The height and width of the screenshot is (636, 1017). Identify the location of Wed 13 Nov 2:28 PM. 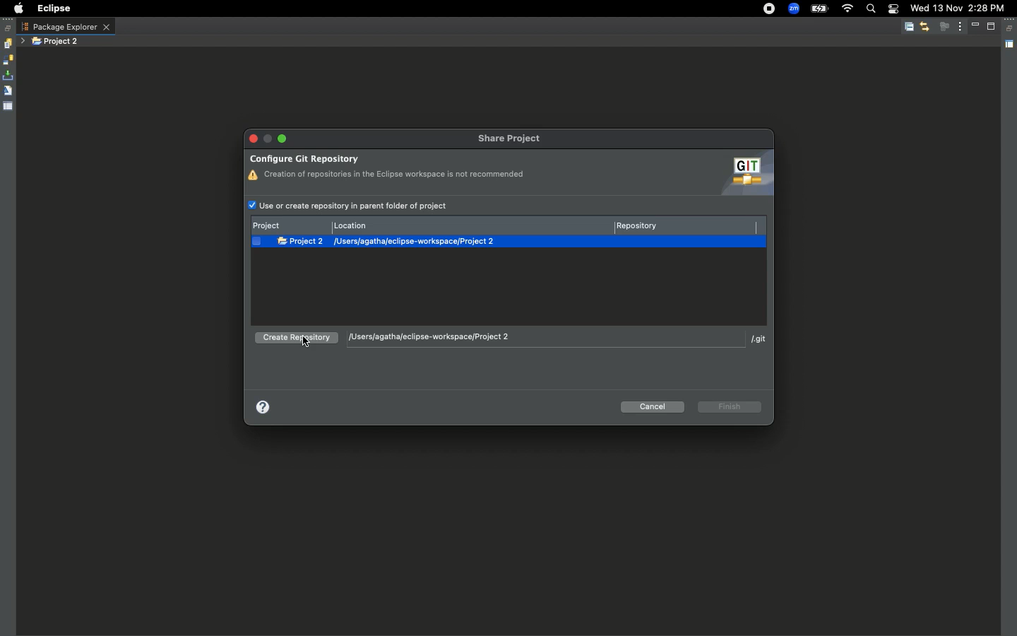
(957, 7).